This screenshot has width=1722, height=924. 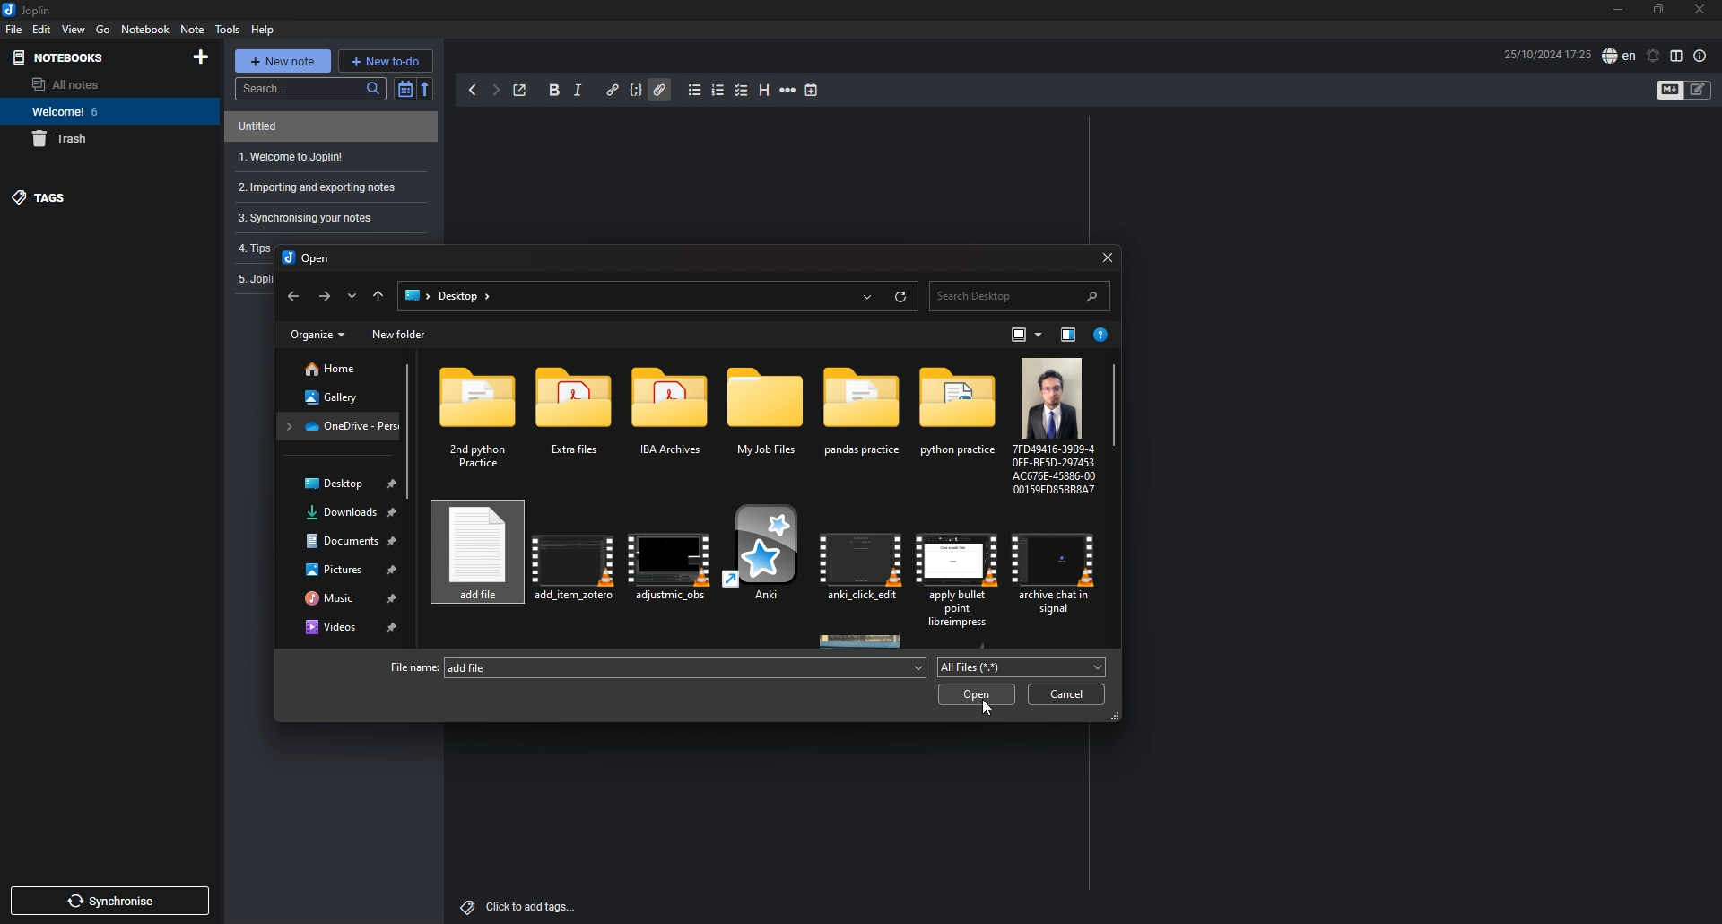 I want to click on cursor, so click(x=984, y=704).